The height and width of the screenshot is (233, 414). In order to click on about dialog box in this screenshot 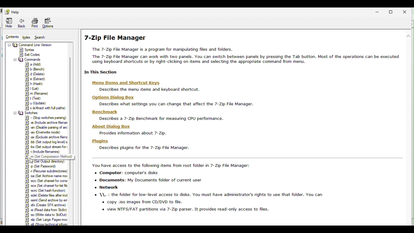, I will do `click(111, 126)`.